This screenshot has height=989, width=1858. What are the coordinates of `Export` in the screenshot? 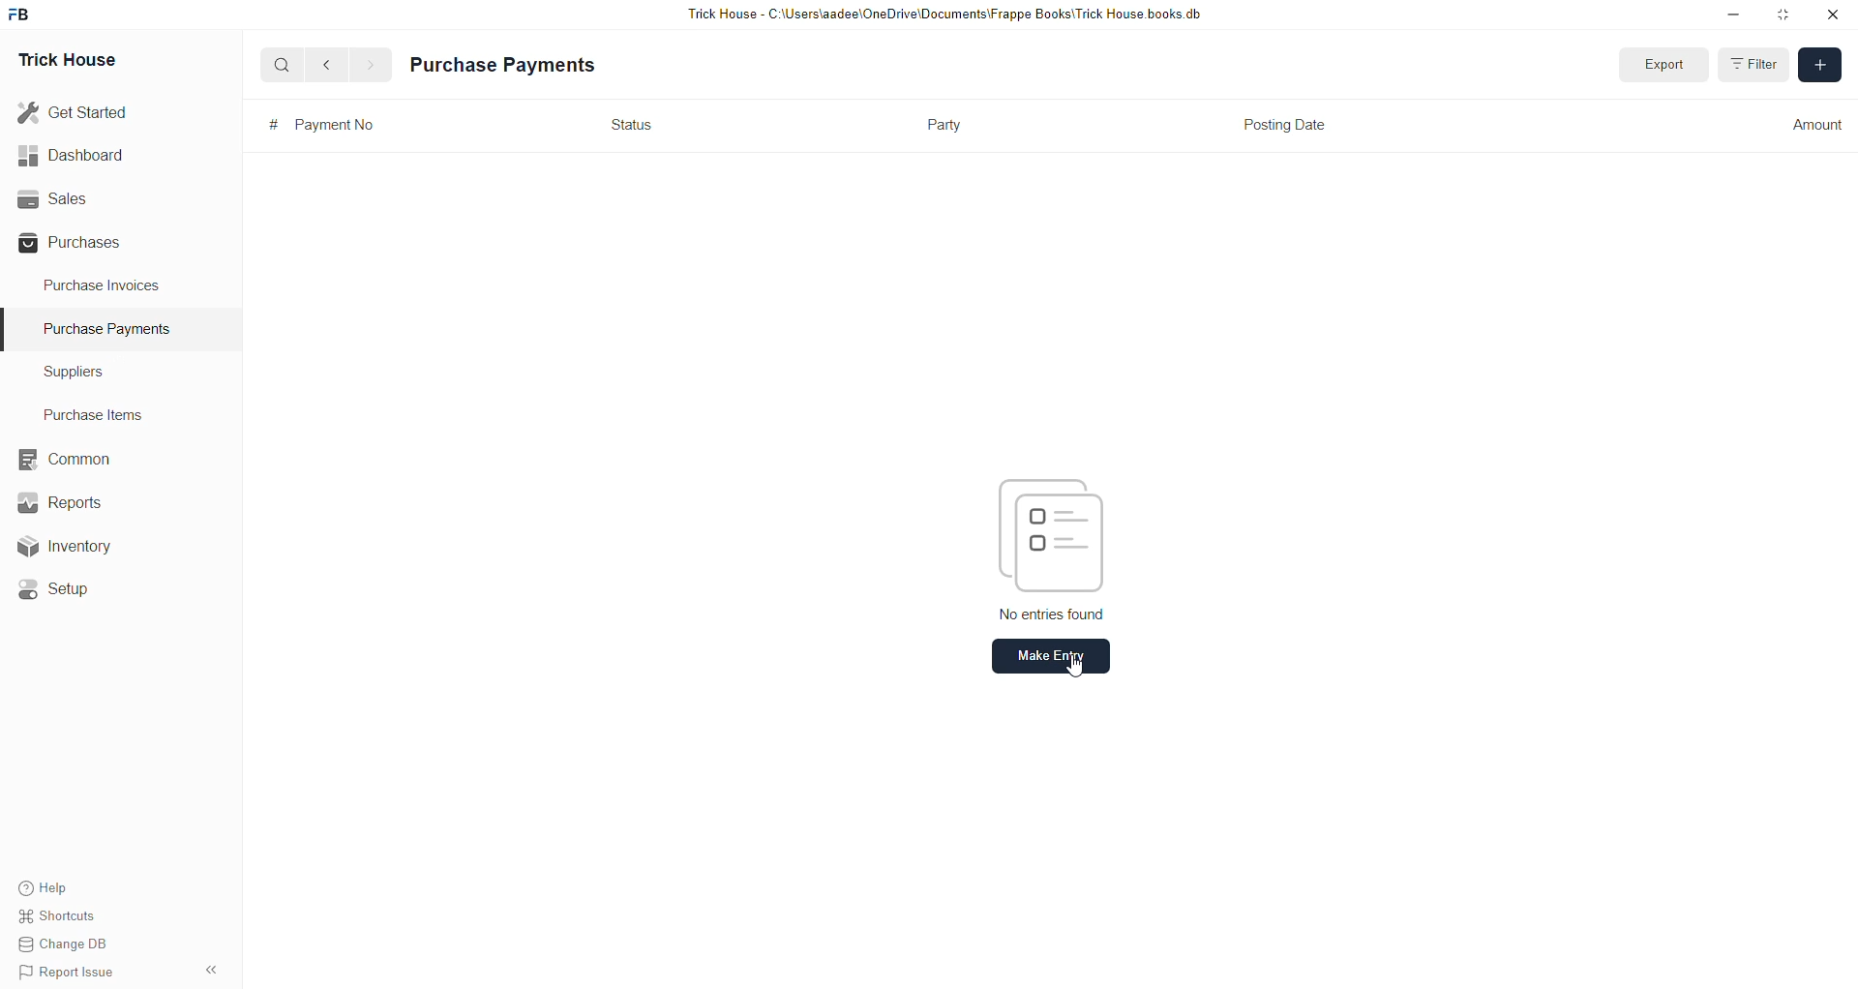 It's located at (1670, 65).